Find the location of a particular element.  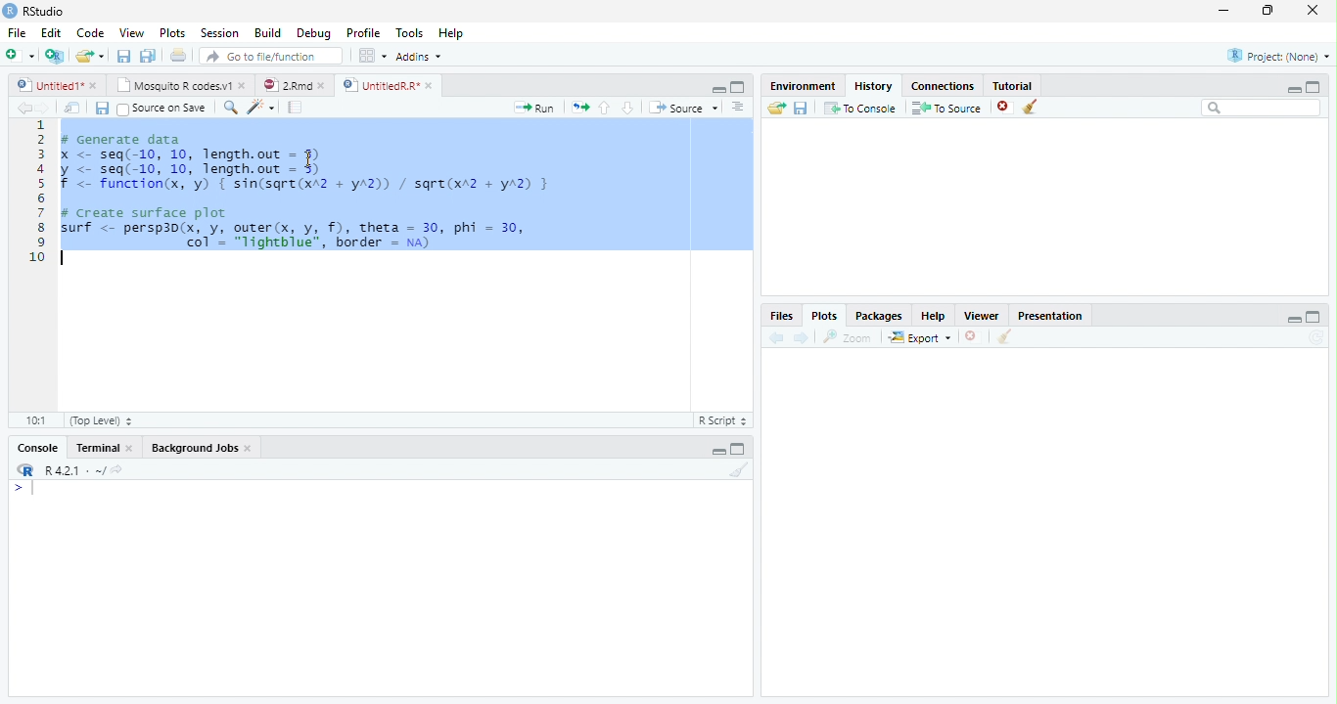

Save all open documents is located at coordinates (147, 55).